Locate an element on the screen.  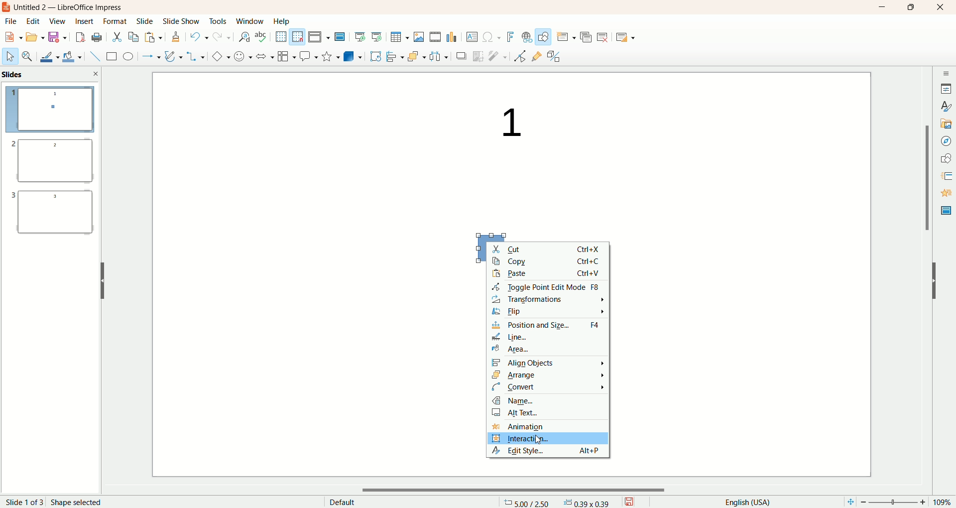
line is located at coordinates (545, 337).